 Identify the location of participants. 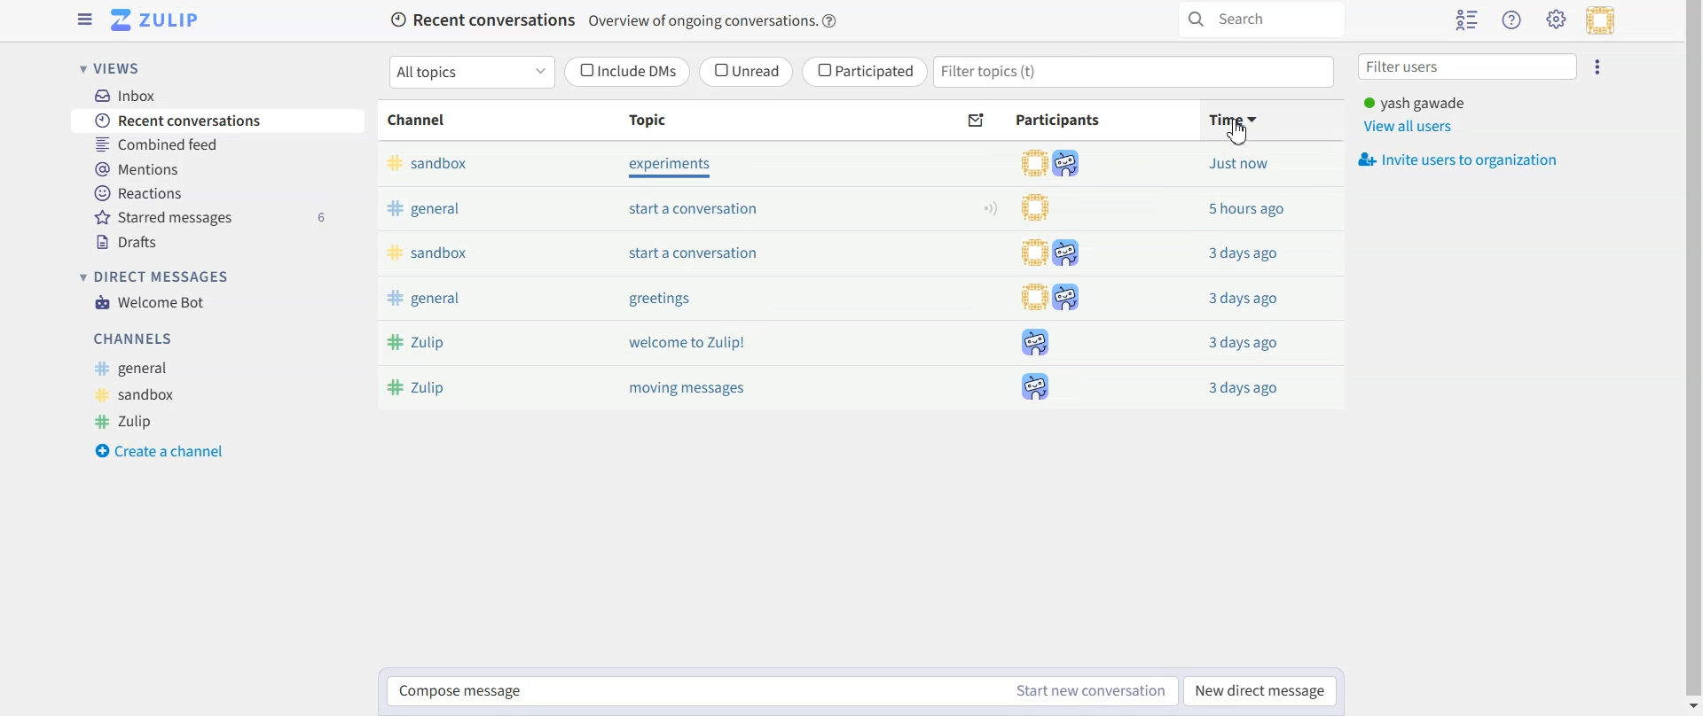
(1048, 253).